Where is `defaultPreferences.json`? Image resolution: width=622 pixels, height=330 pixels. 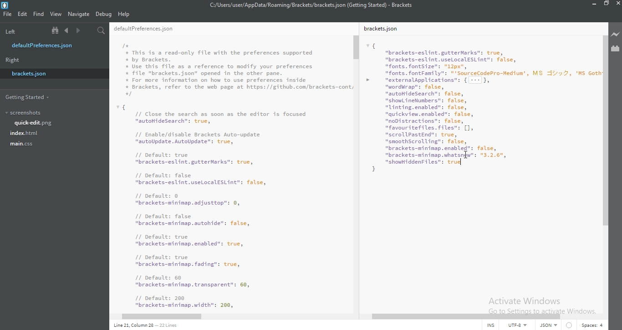
defaultPreferences.json is located at coordinates (47, 45).